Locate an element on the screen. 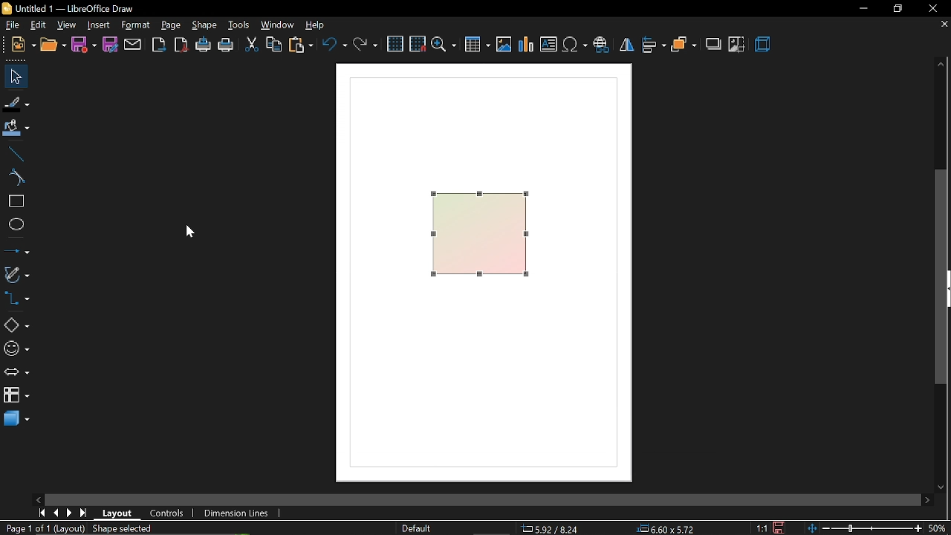 The image size is (951, 535). Connector is located at coordinates (16, 300).